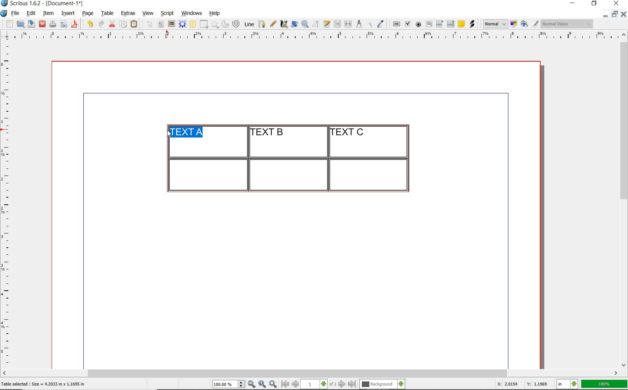  Describe the element at coordinates (20, 24) in the screenshot. I see `open` at that location.